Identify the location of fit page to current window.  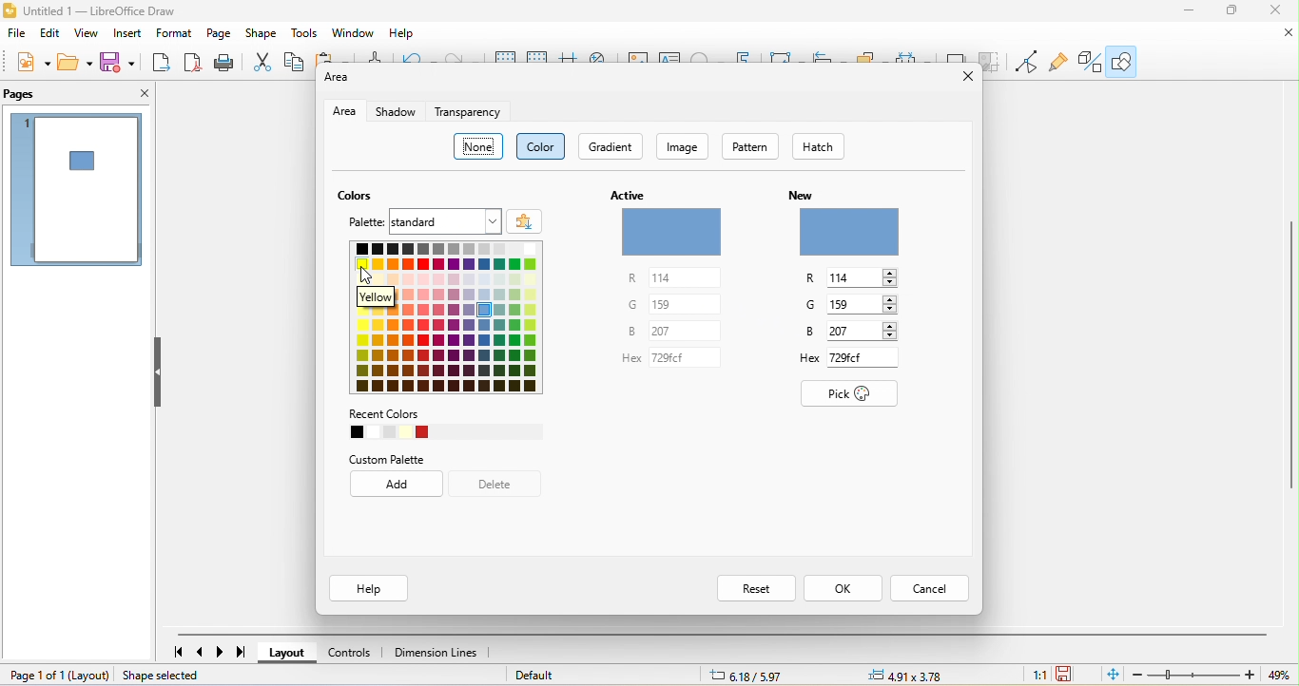
(1110, 676).